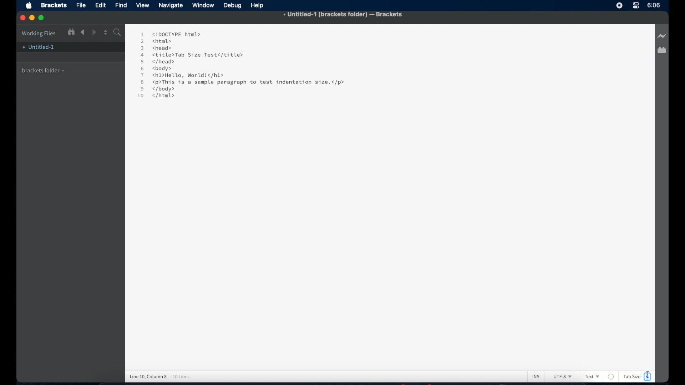 Image resolution: width=685 pixels, height=385 pixels. I want to click on . Untitled-1, so click(38, 47).